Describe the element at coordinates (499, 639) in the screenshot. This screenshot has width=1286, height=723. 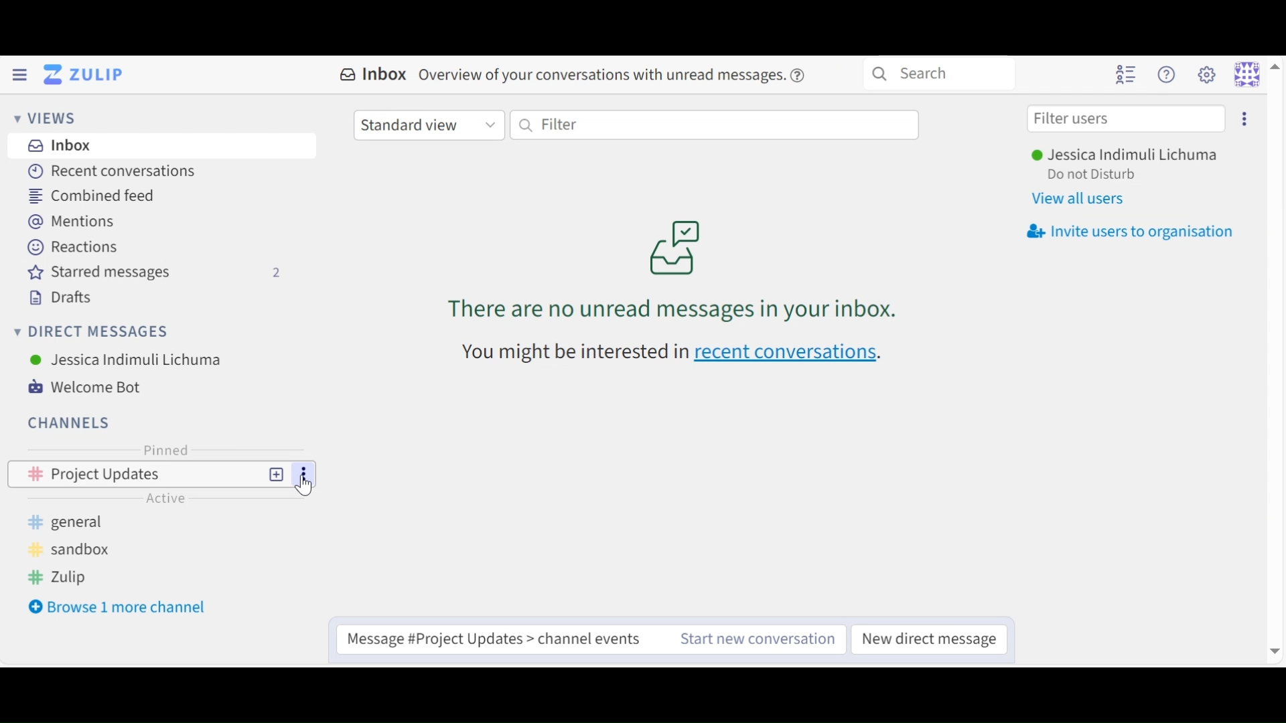
I see `Compose message` at that location.